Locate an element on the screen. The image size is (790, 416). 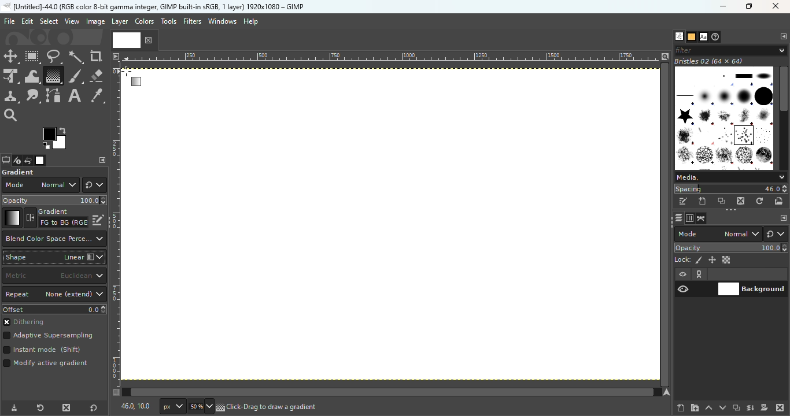
File is located at coordinates (9, 21).